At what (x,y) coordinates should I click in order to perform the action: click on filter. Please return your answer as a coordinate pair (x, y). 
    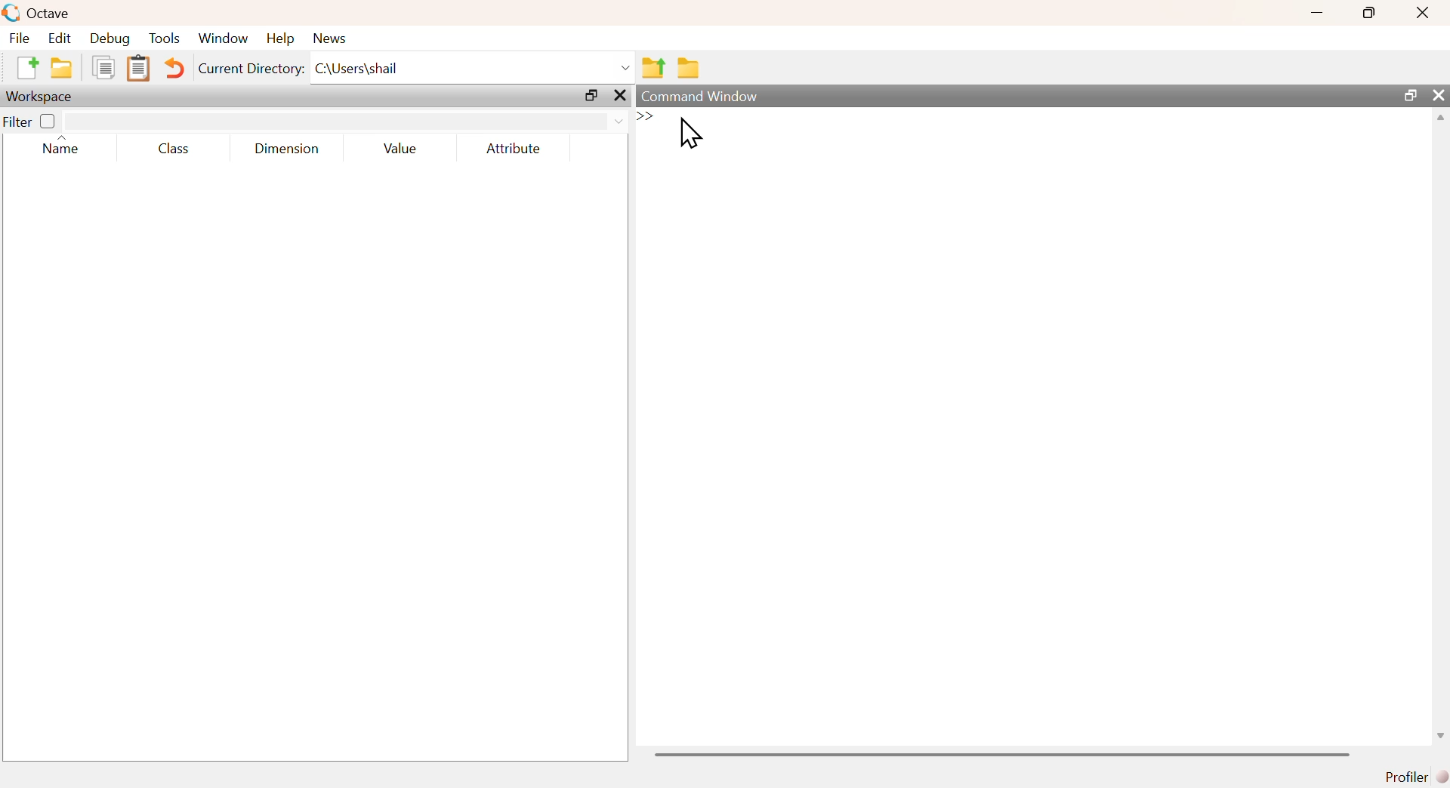
    Looking at the image, I should click on (17, 122).